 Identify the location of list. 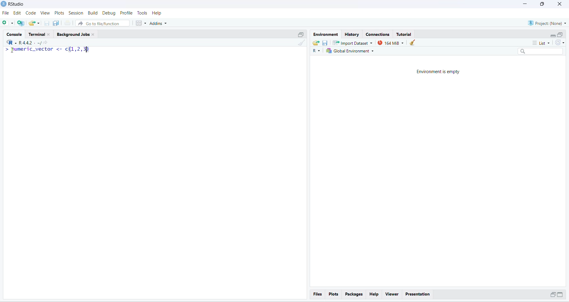
(543, 43).